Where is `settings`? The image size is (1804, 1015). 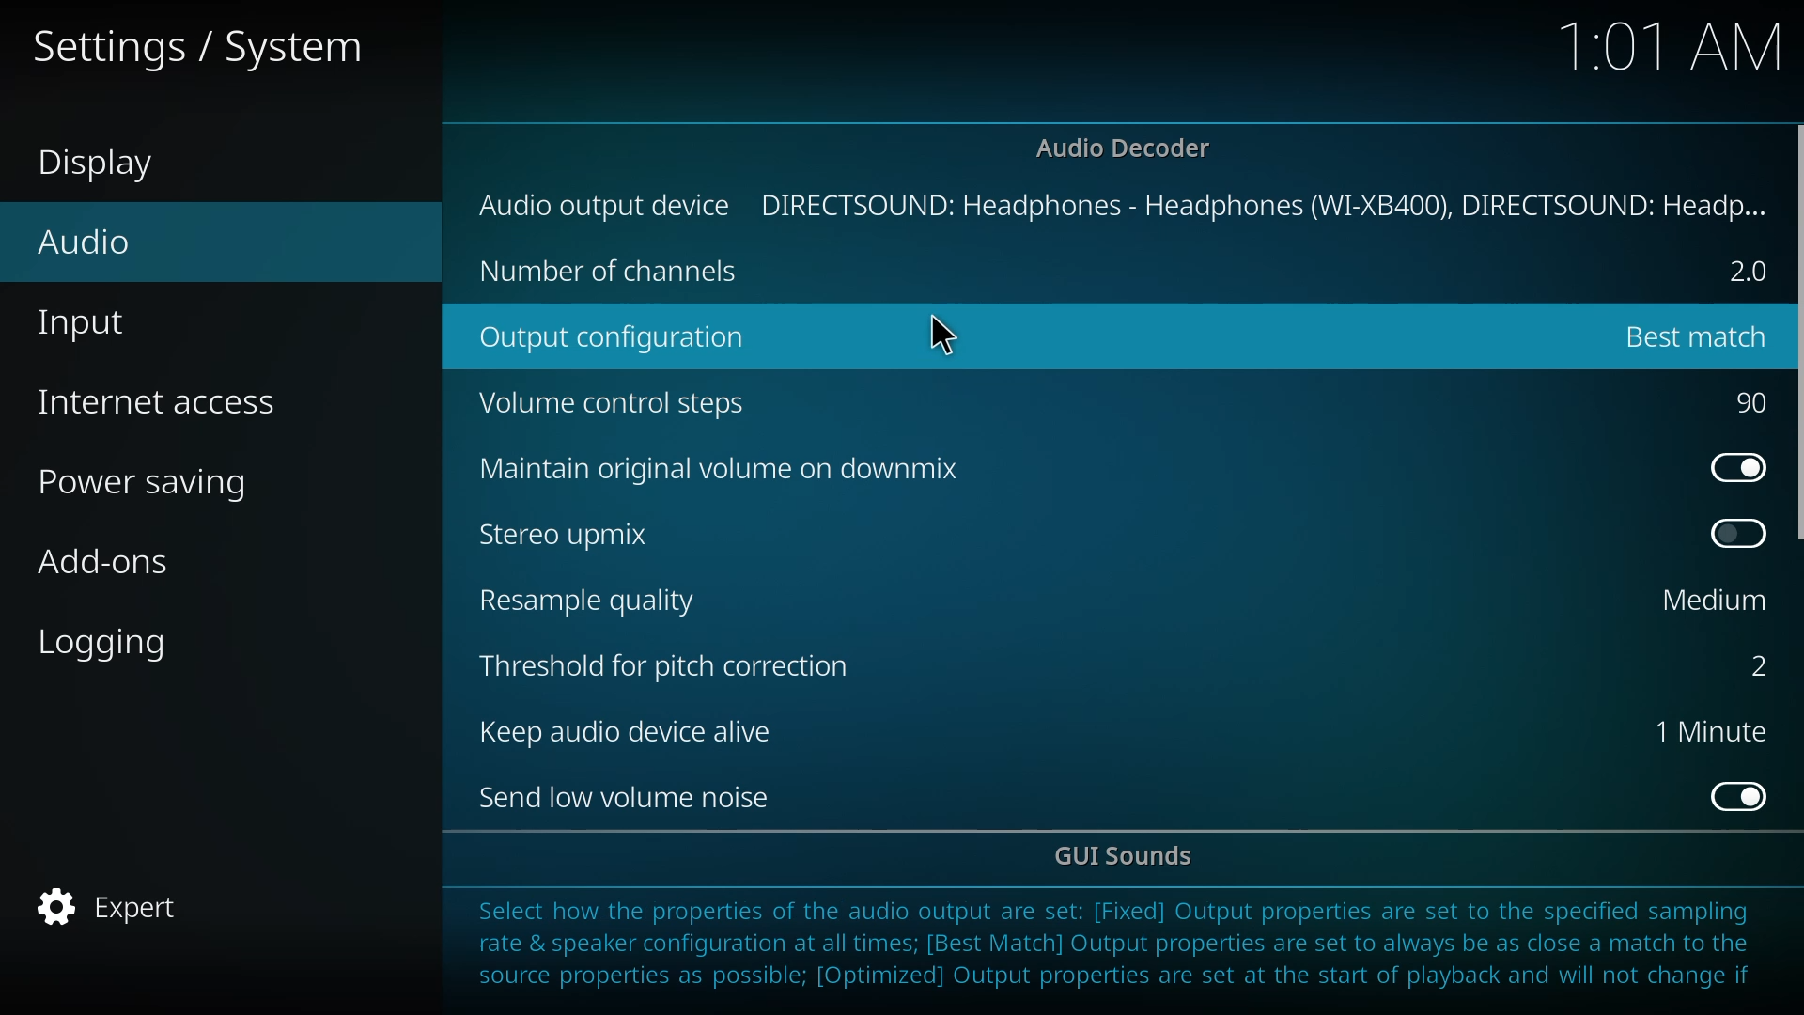 settings is located at coordinates (214, 49).